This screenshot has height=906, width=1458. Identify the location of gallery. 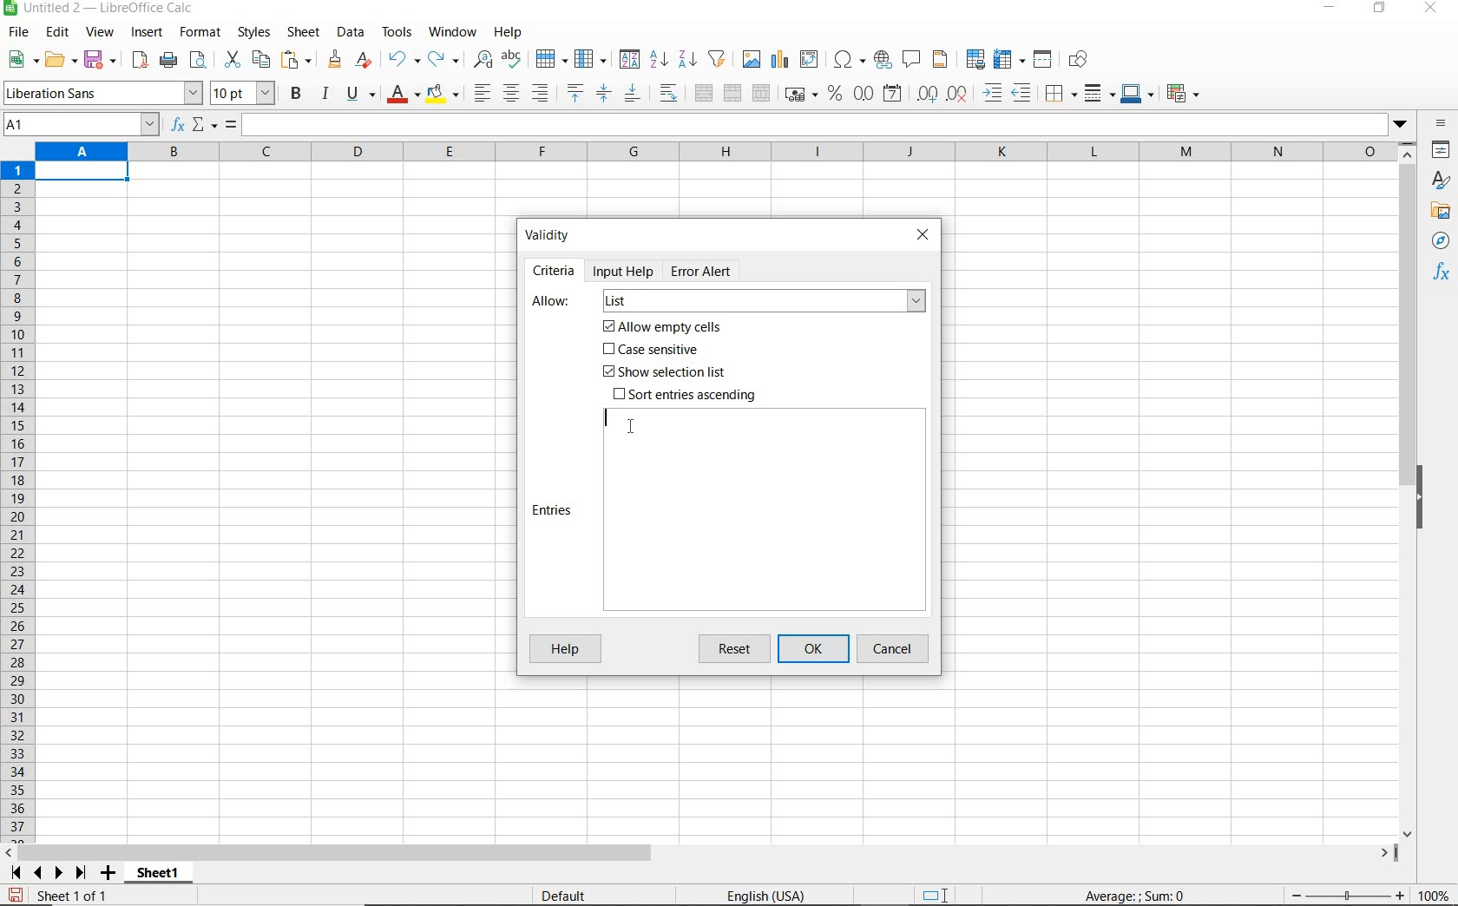
(1443, 212).